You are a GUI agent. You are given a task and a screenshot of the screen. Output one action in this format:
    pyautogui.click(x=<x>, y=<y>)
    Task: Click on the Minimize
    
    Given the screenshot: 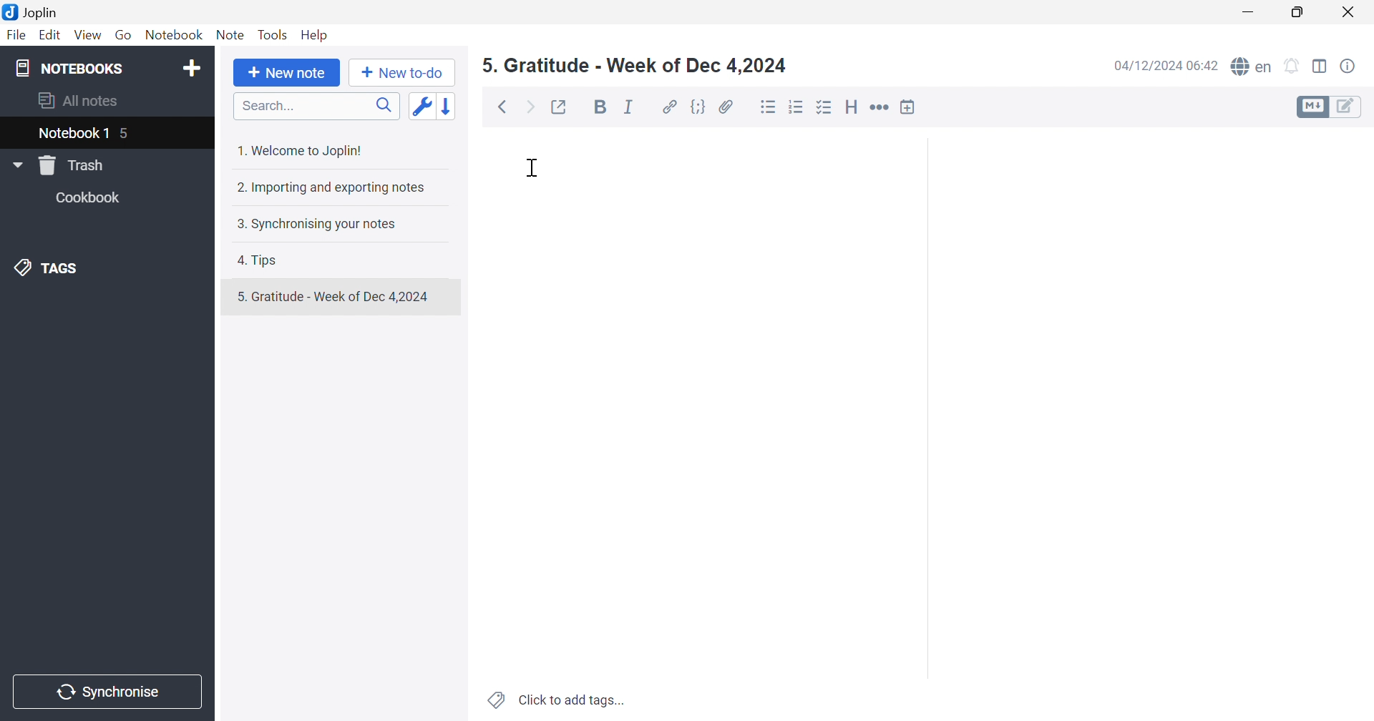 What is the action you would take?
    pyautogui.click(x=1251, y=9)
    